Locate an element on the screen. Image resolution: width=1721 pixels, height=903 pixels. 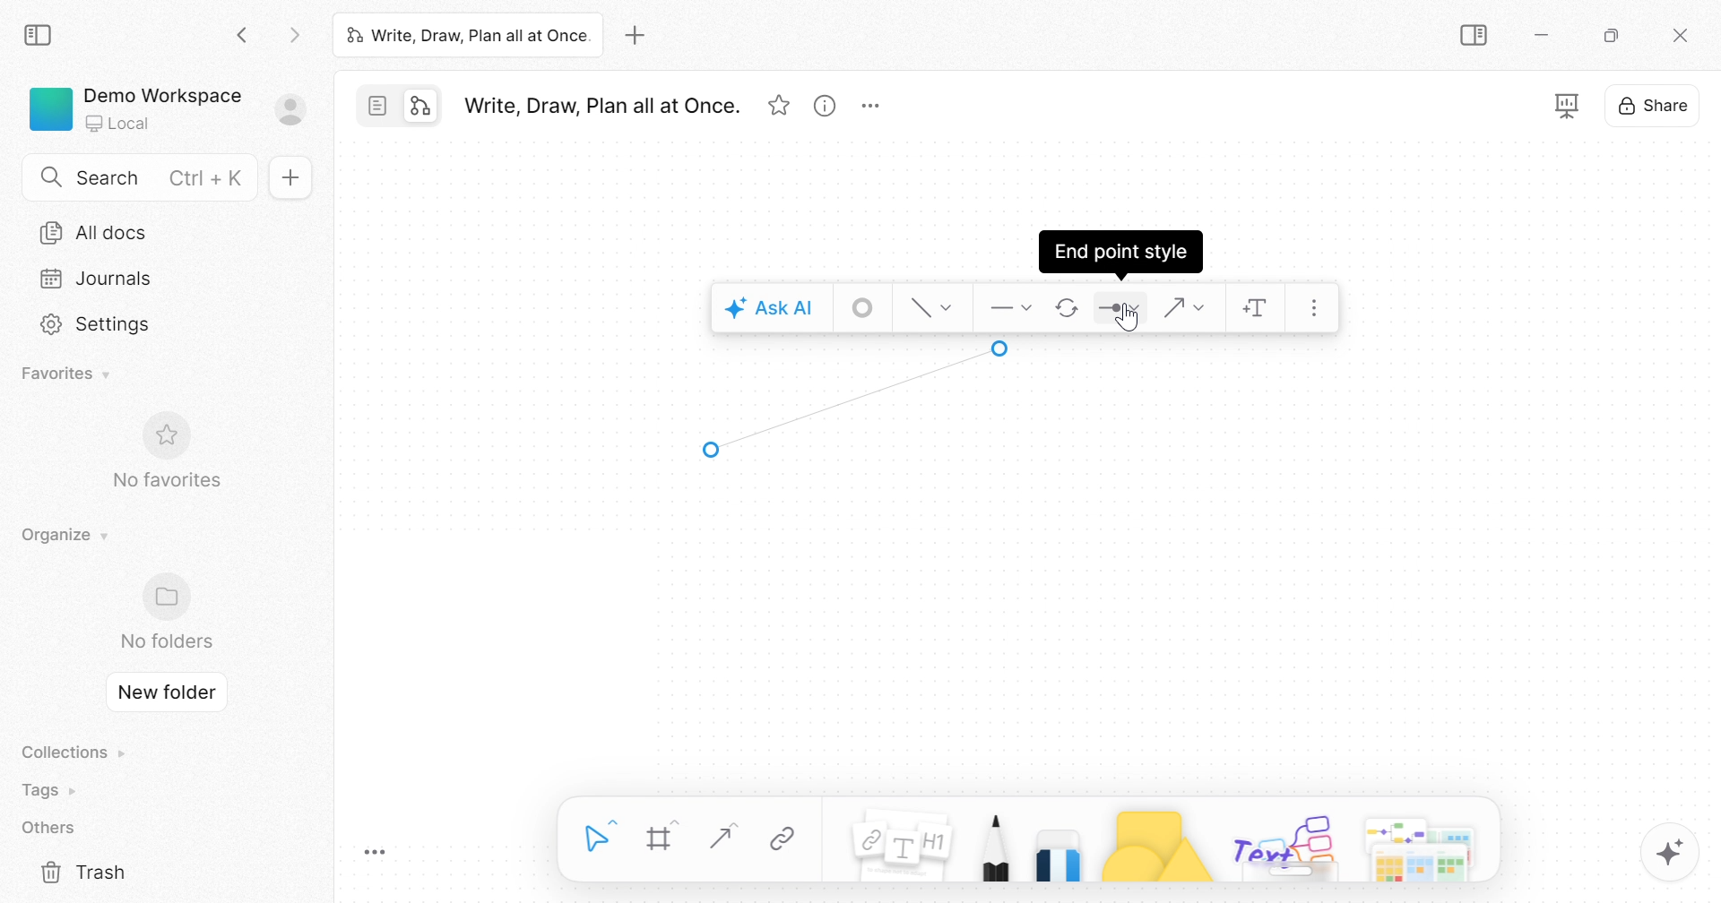
Ask AI is located at coordinates (769, 310).